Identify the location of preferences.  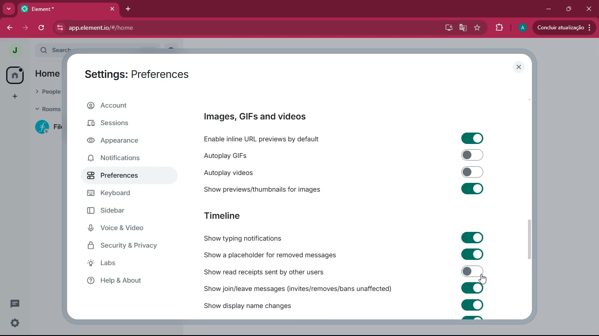
(121, 176).